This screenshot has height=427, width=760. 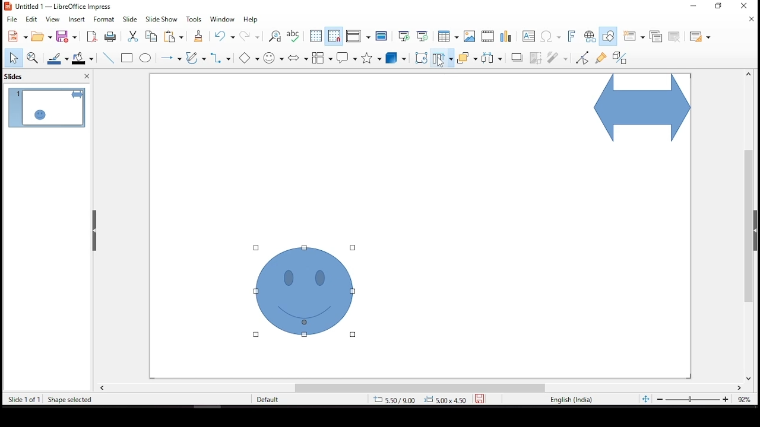 What do you see at coordinates (590, 37) in the screenshot?
I see `insert hyperlink` at bounding box center [590, 37].